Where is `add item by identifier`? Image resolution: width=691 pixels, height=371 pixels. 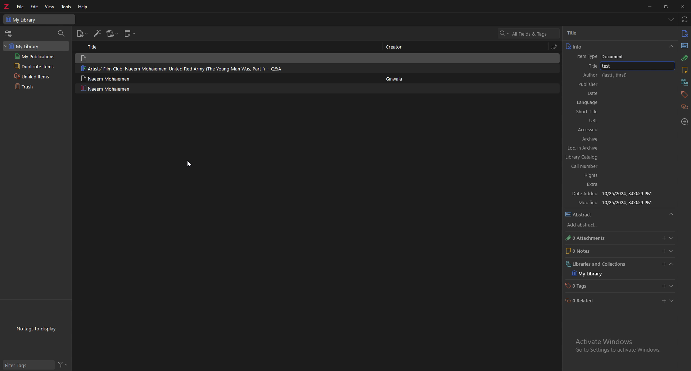 add item by identifier is located at coordinates (98, 34).